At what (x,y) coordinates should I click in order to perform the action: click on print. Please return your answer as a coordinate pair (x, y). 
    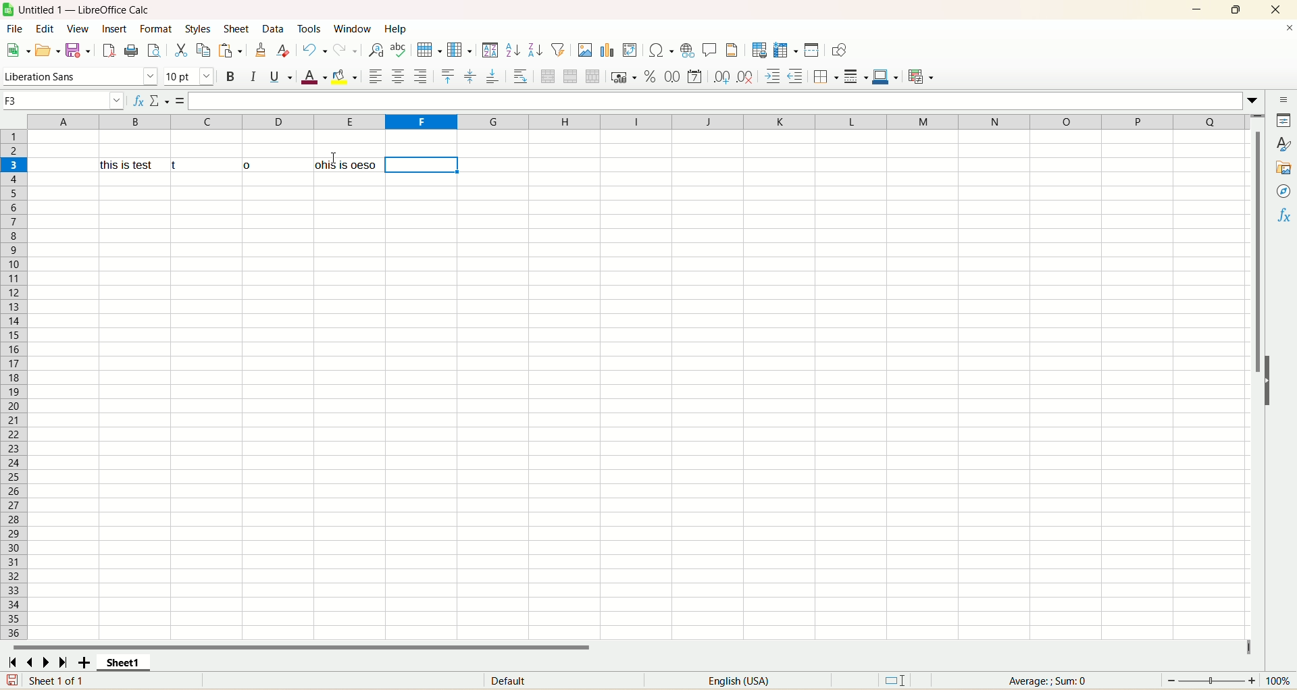
    Looking at the image, I should click on (130, 50).